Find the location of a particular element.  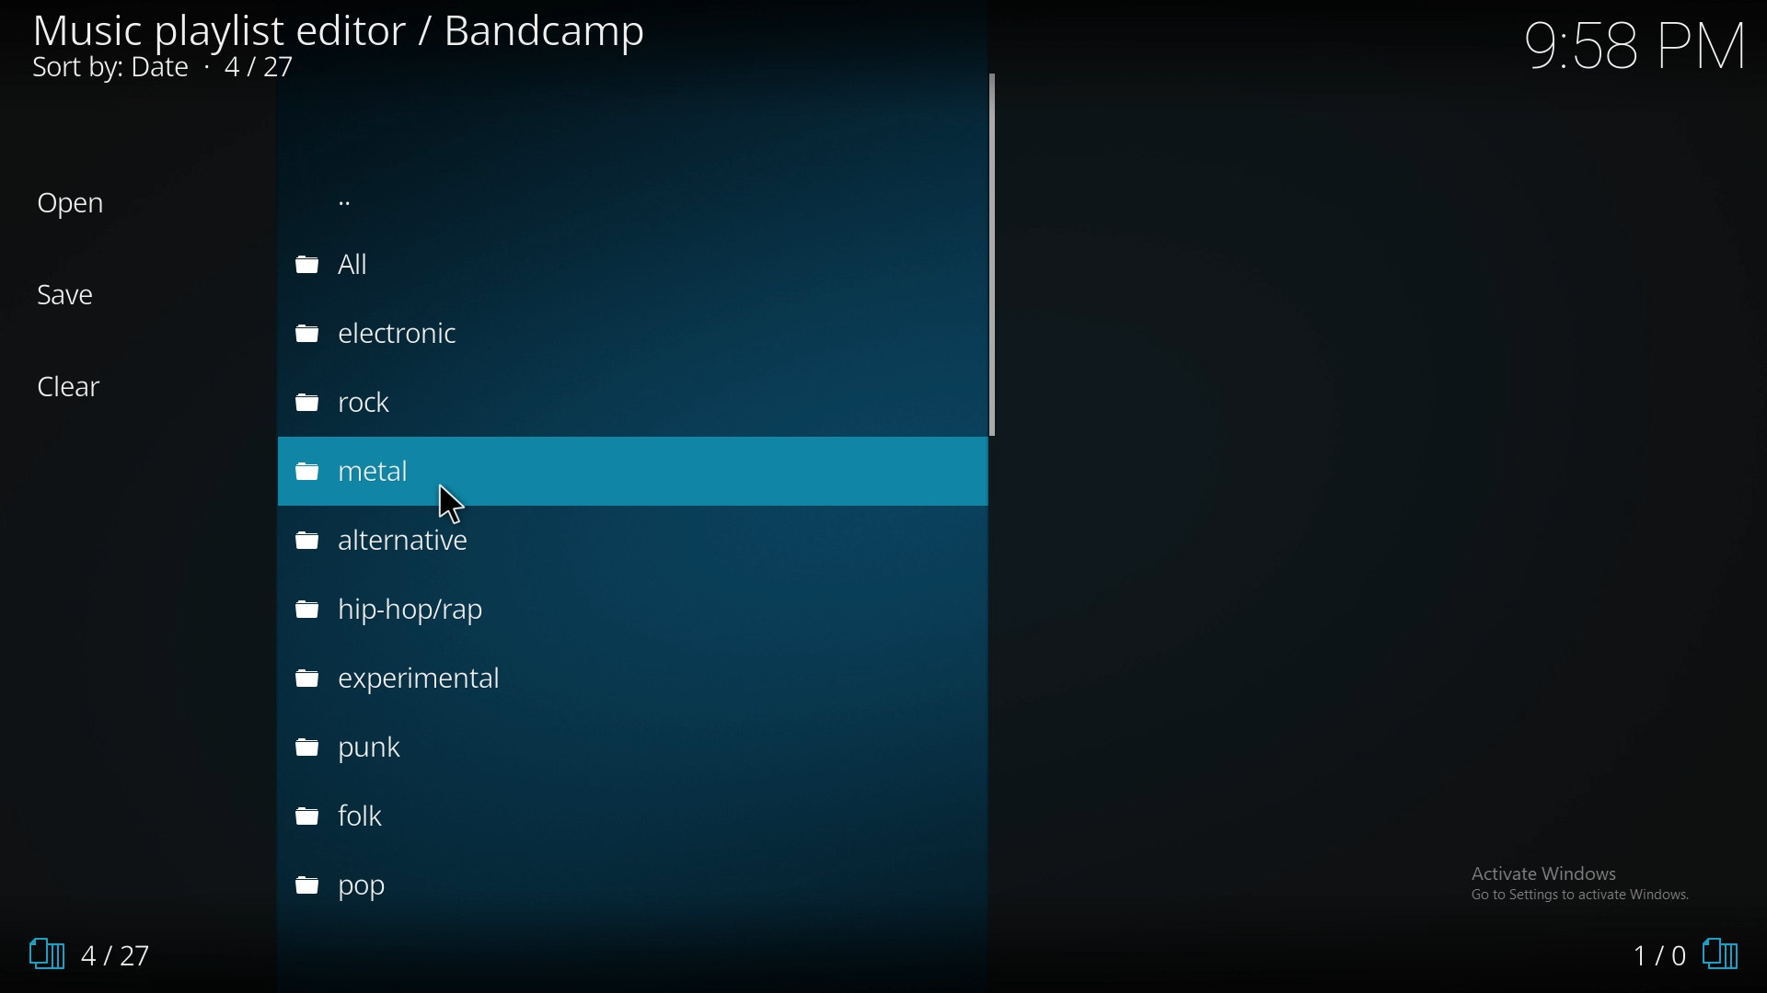

1/3 is located at coordinates (83, 954).